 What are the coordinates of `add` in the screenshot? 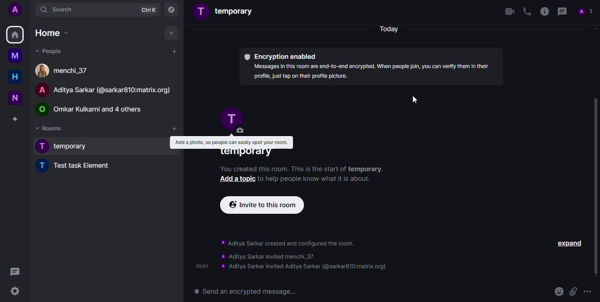 It's located at (172, 32).